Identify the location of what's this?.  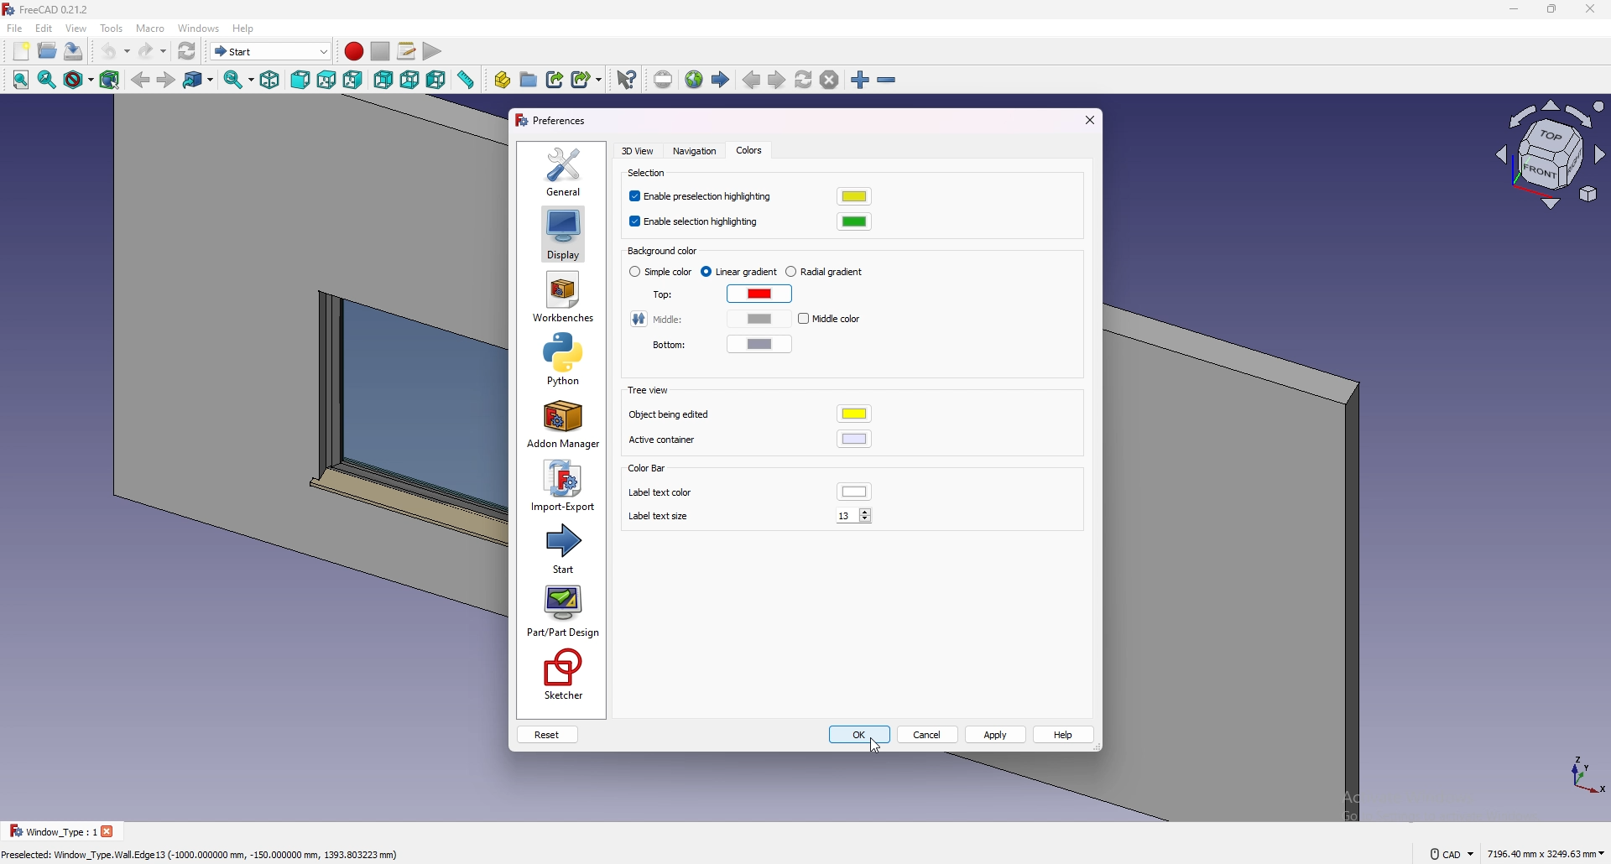
(627, 79).